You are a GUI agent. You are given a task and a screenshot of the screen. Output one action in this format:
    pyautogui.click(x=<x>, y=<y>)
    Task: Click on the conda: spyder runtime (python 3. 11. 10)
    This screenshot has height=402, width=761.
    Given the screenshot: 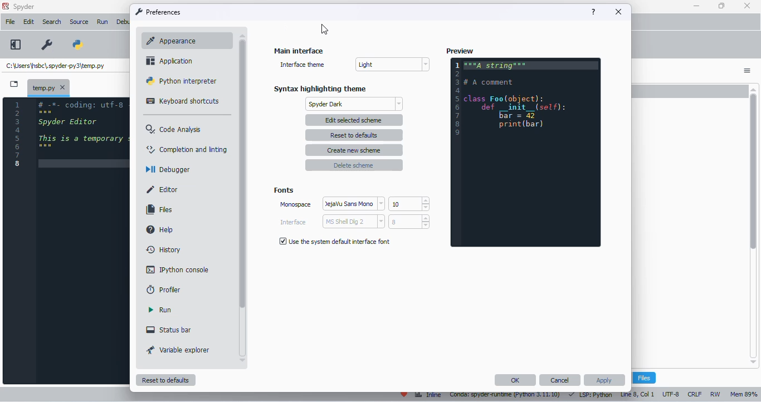 What is the action you would take?
    pyautogui.click(x=506, y=395)
    